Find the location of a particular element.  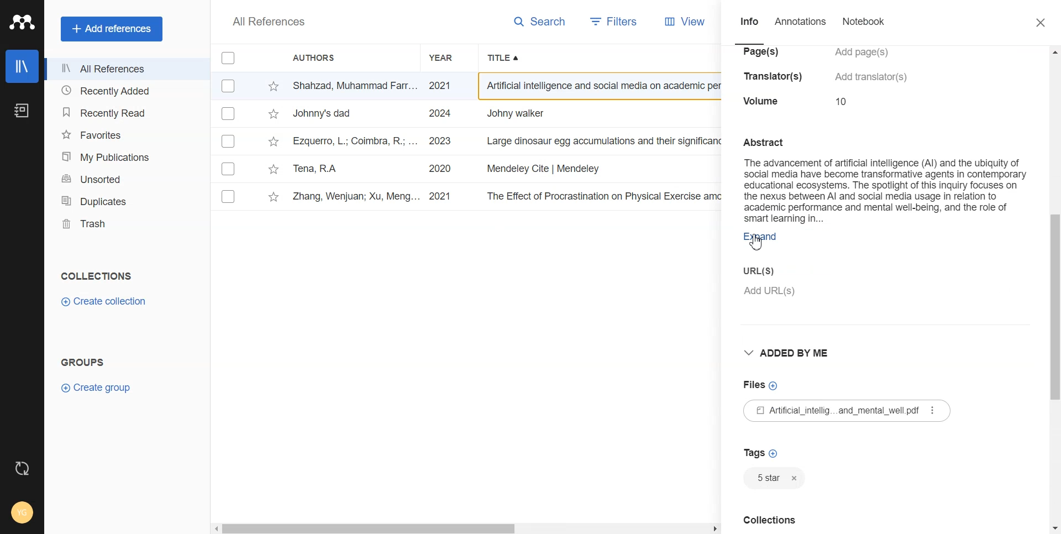

Trash  is located at coordinates (119, 223).